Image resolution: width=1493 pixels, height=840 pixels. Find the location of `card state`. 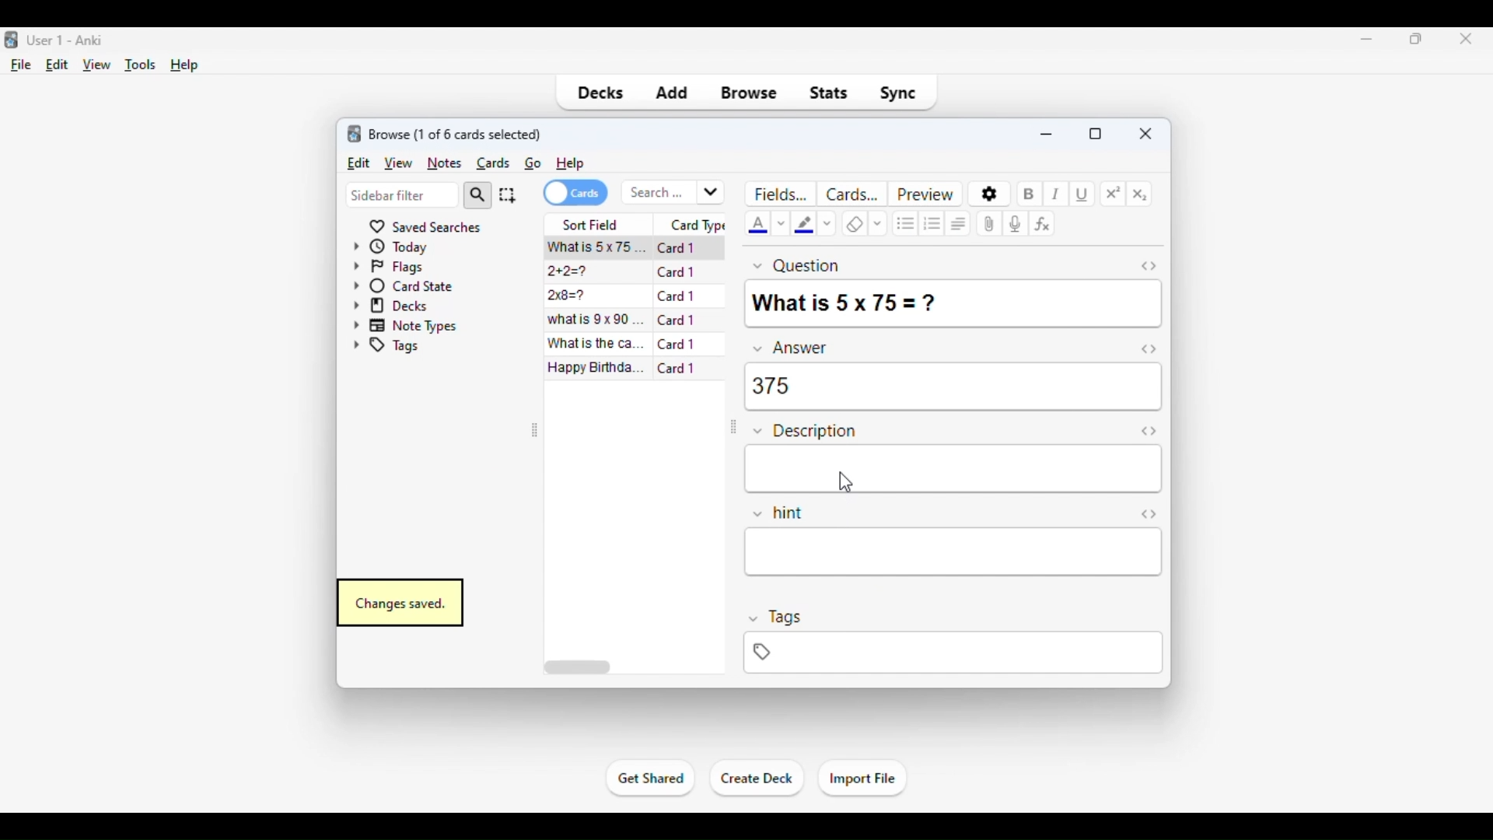

card state is located at coordinates (403, 285).